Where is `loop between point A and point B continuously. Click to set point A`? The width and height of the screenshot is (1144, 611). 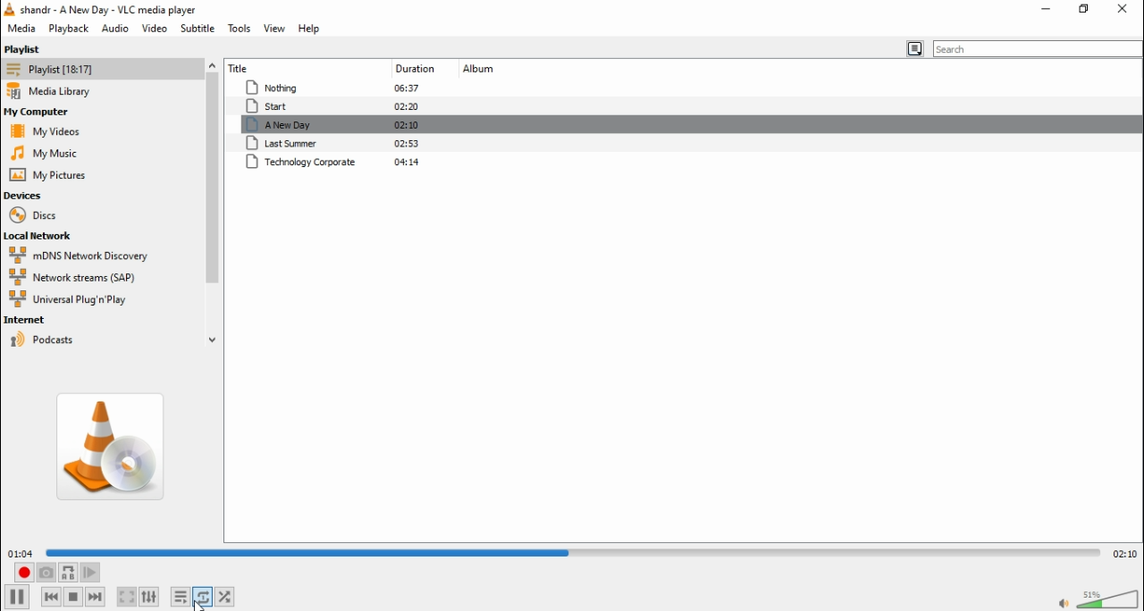
loop between point A and point B continuously. Click to set point A is located at coordinates (69, 572).